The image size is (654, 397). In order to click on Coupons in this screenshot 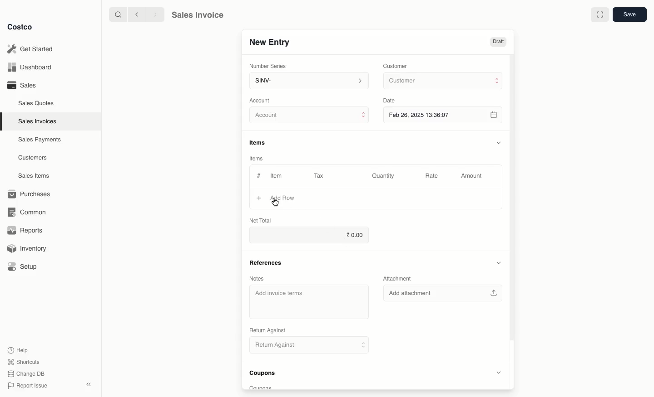, I will do `click(263, 373)`.